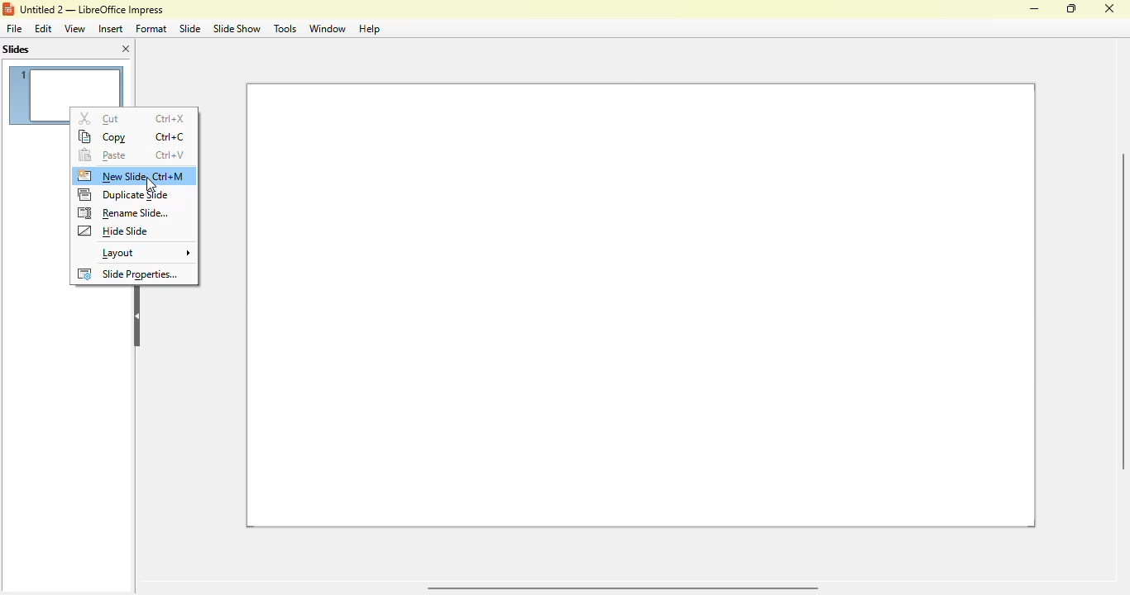 The height and width of the screenshot is (595, 1130). I want to click on slide 1, so click(641, 307).